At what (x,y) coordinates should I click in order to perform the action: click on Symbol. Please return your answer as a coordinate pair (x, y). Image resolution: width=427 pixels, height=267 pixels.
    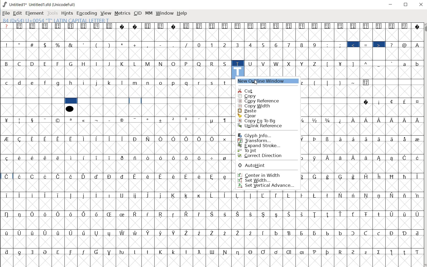
    Looking at the image, I should click on (393, 158).